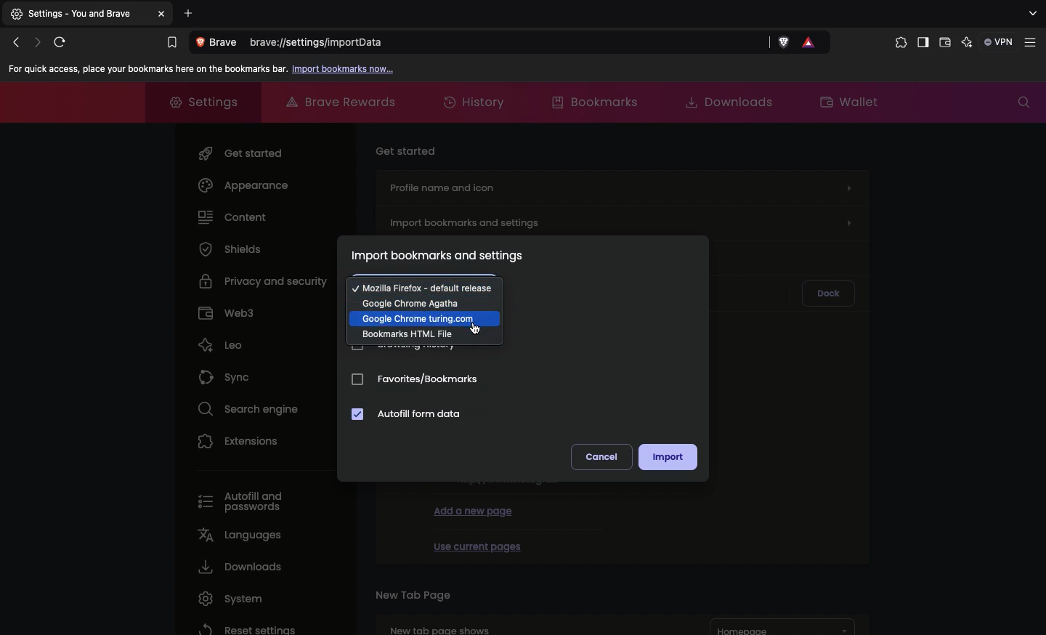 The width and height of the screenshot is (1046, 635). Describe the element at coordinates (145, 69) in the screenshot. I see `For quick access, place your bookmarks here on the bookmarks bar.` at that location.